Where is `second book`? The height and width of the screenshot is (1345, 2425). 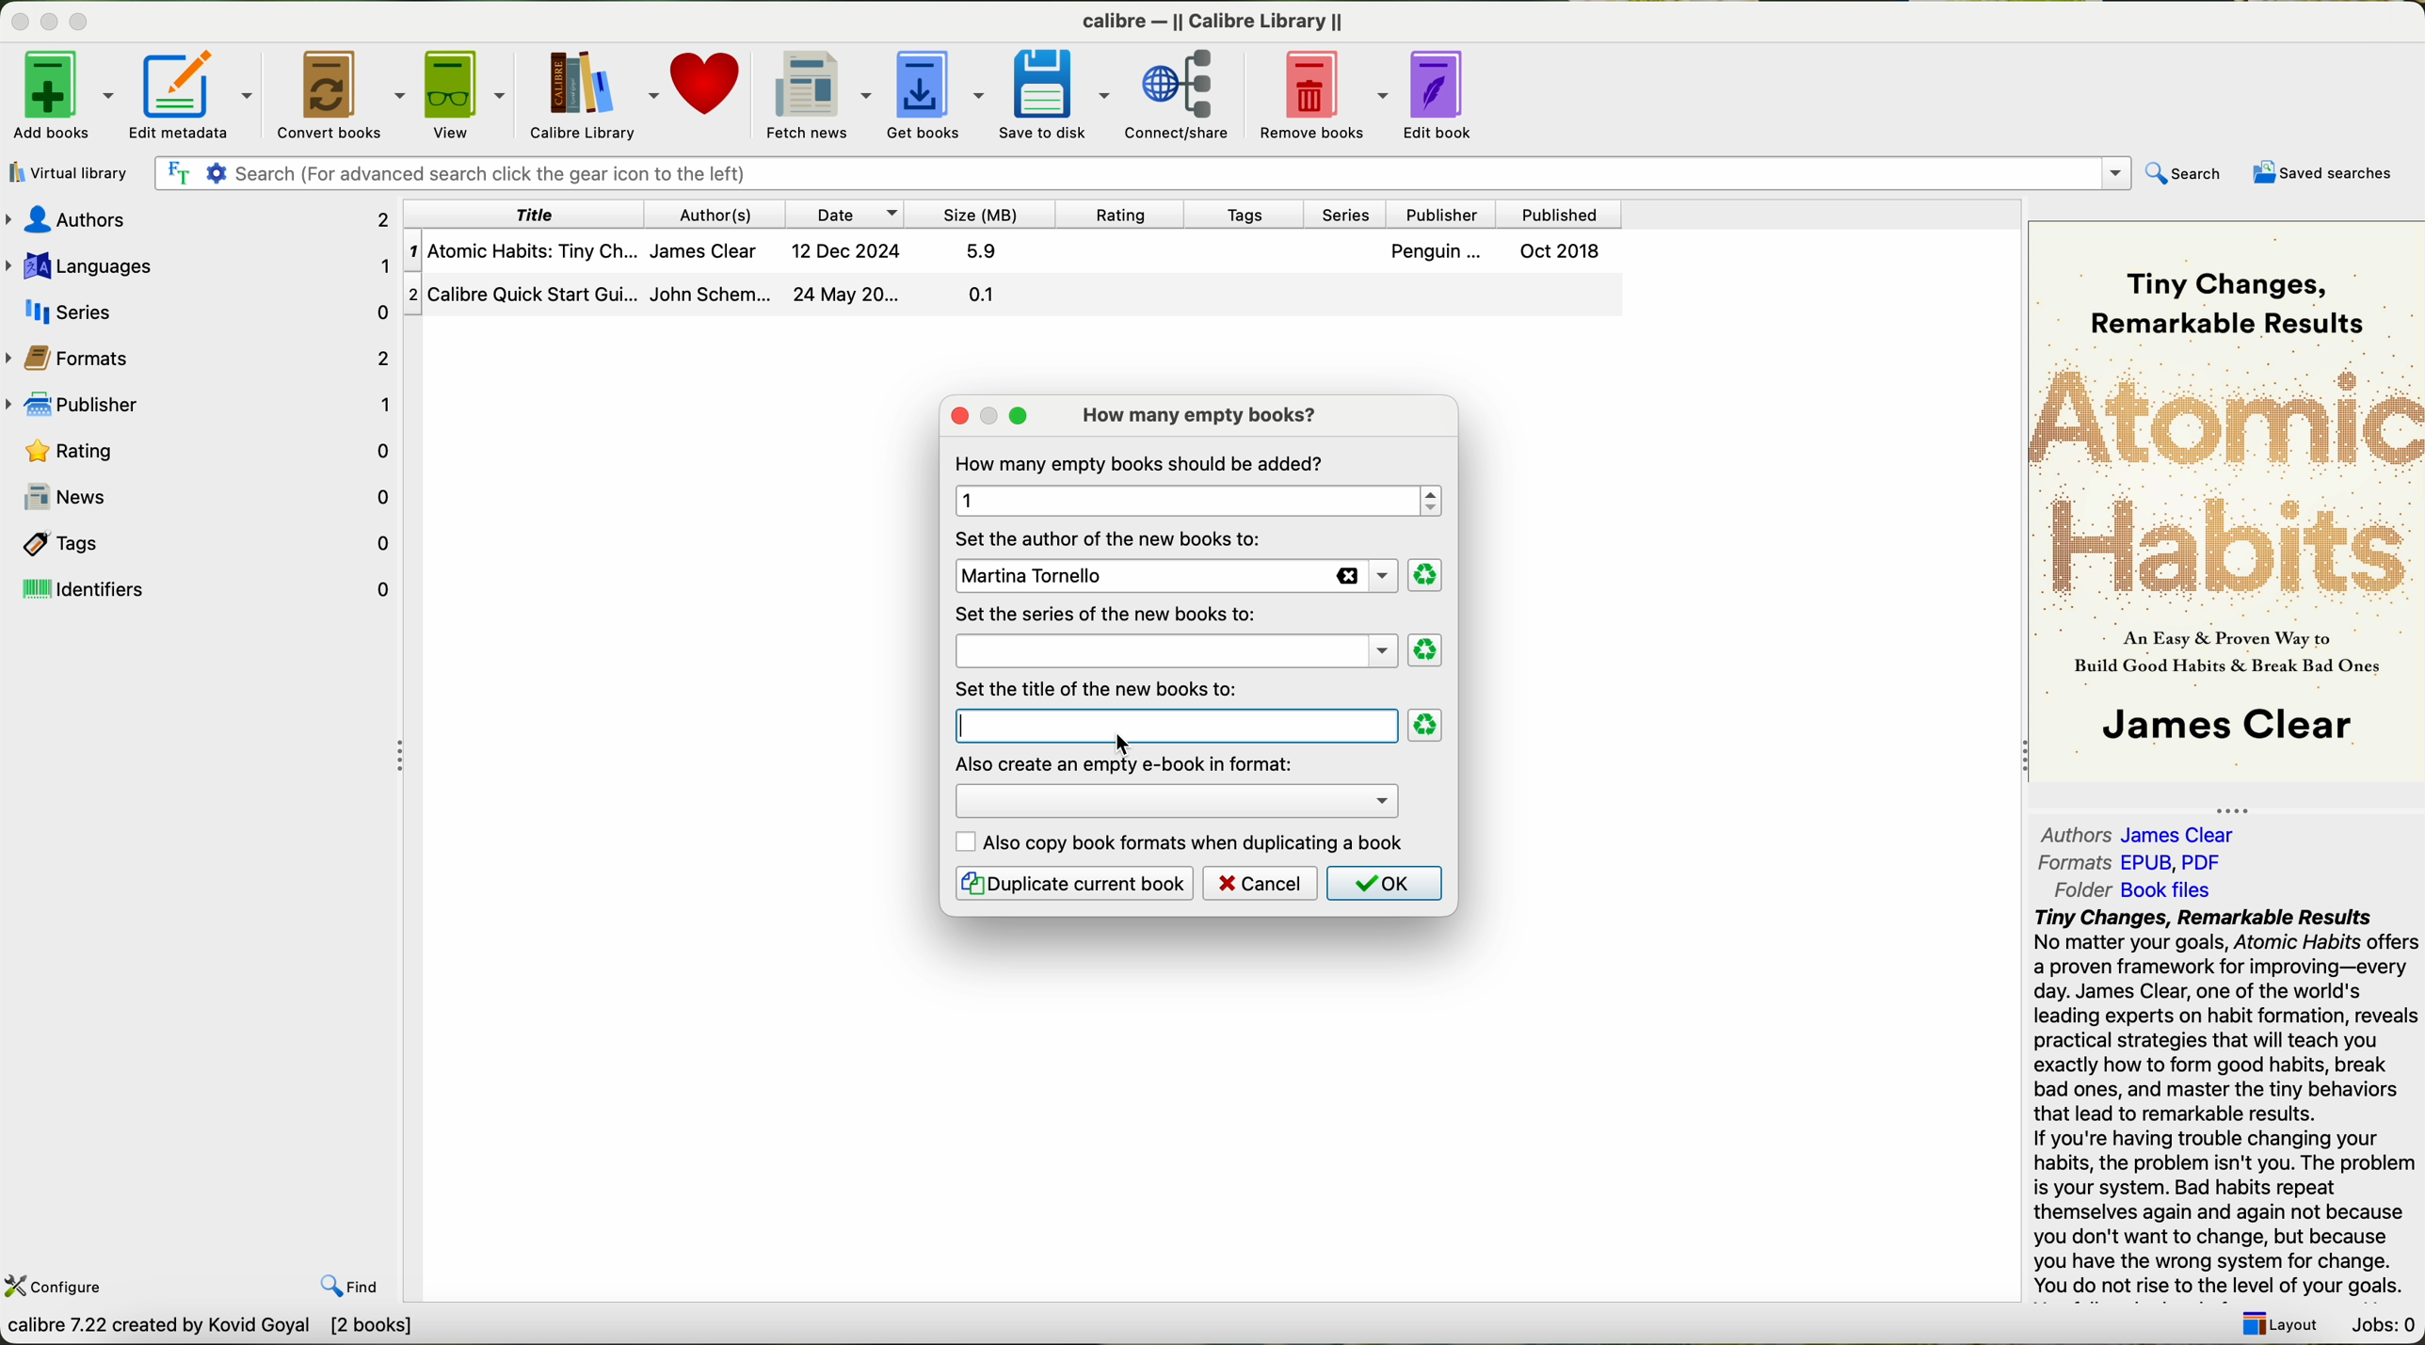
second book is located at coordinates (1011, 296).